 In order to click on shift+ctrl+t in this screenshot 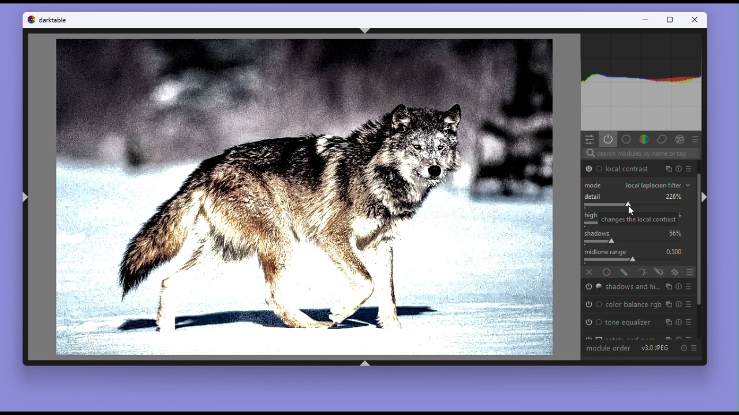, I will do `click(367, 31)`.